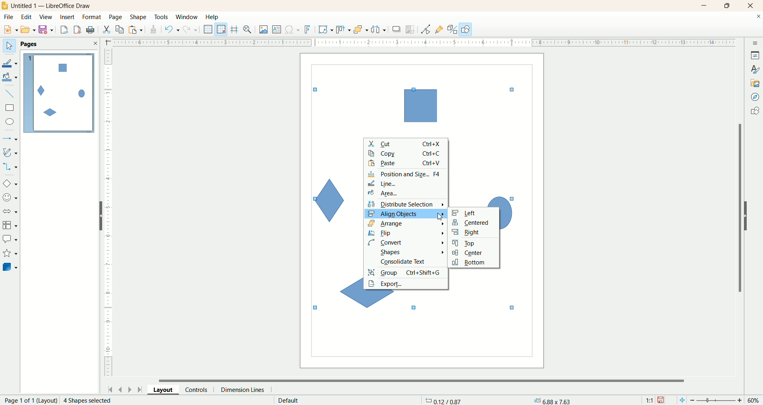  What do you see at coordinates (326, 30) in the screenshot?
I see `transformation` at bounding box center [326, 30].